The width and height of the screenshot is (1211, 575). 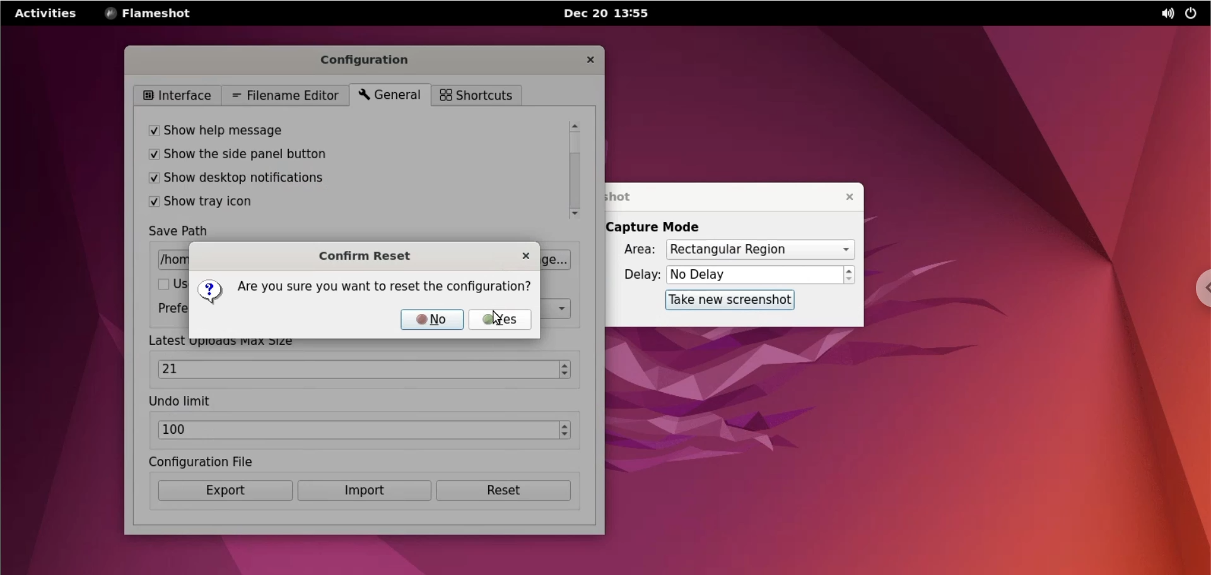 I want to click on are you sure you want to reset the configuration?, so click(x=383, y=289).